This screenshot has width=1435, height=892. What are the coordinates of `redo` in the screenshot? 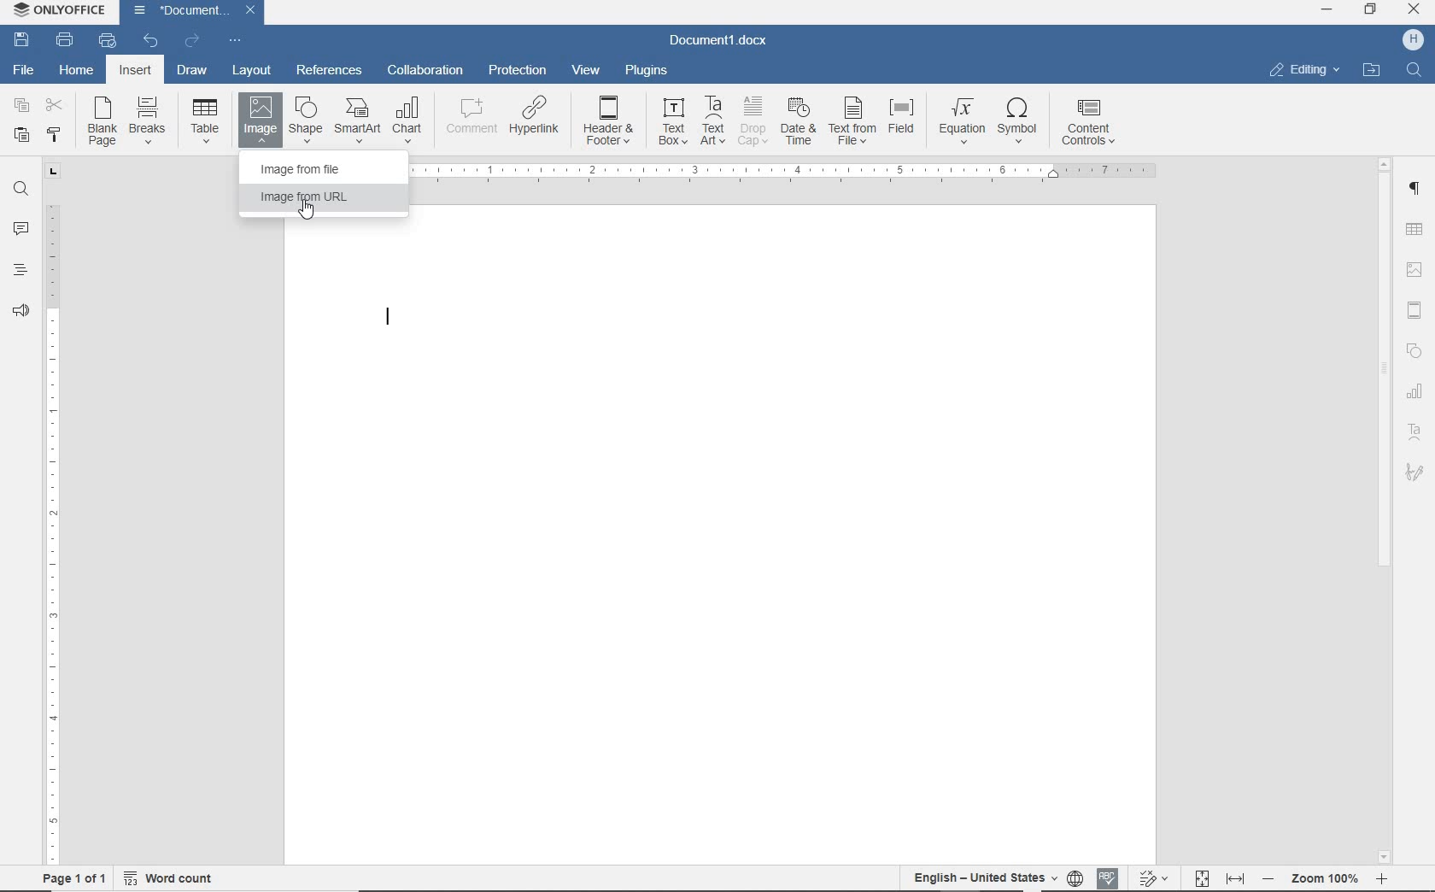 It's located at (191, 41).